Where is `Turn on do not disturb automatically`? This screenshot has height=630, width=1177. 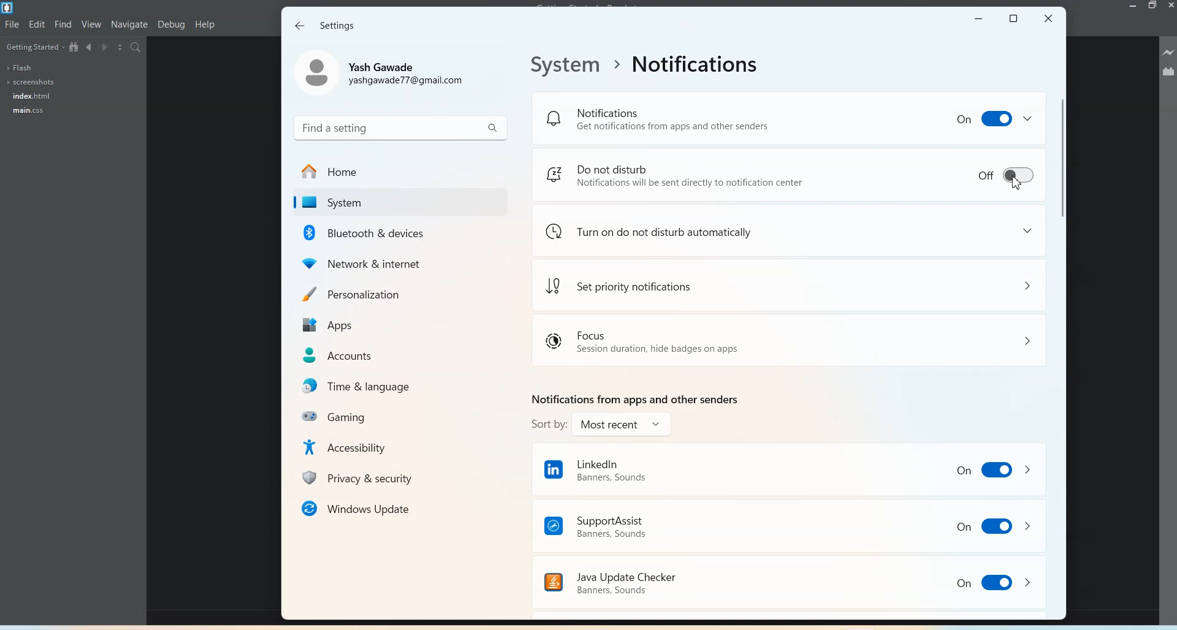
Turn on do not disturb automatically is located at coordinates (790, 231).